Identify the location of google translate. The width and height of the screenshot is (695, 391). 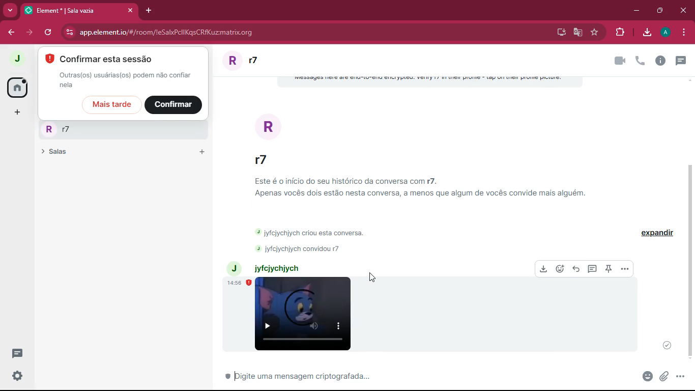
(577, 33).